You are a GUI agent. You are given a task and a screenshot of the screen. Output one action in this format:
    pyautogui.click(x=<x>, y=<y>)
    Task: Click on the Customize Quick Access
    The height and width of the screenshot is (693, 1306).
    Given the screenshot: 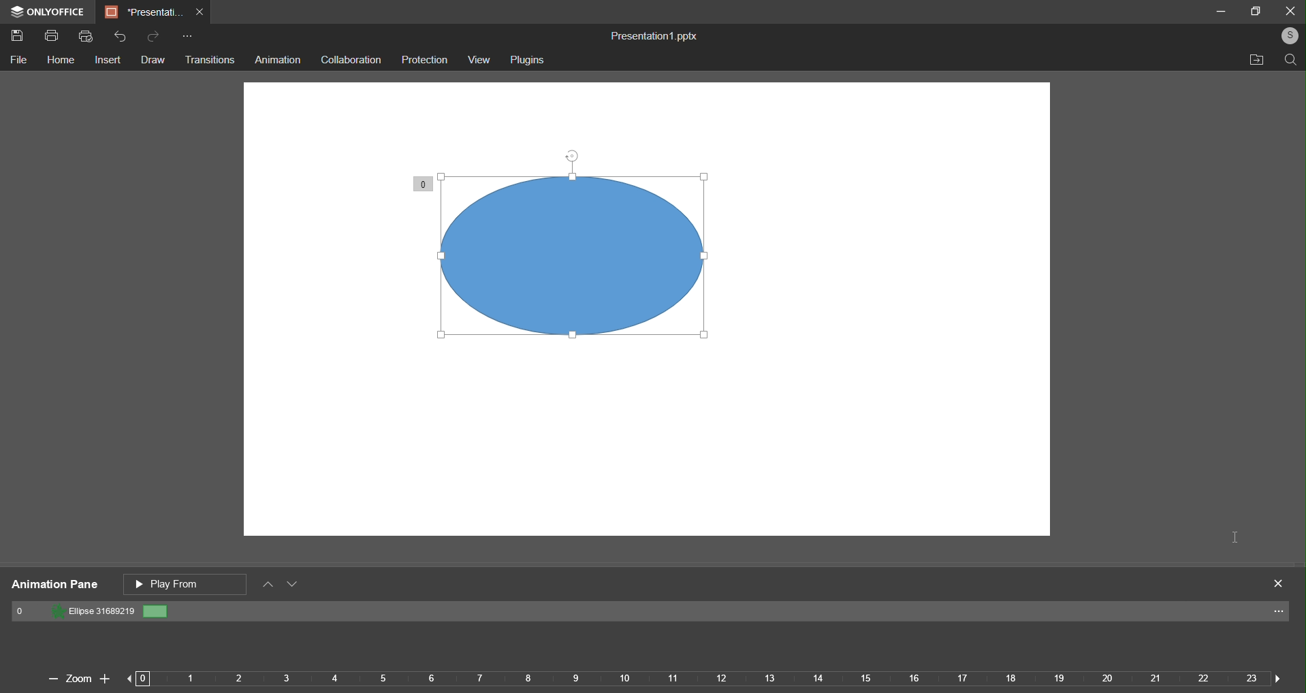 What is the action you would take?
    pyautogui.click(x=187, y=37)
    